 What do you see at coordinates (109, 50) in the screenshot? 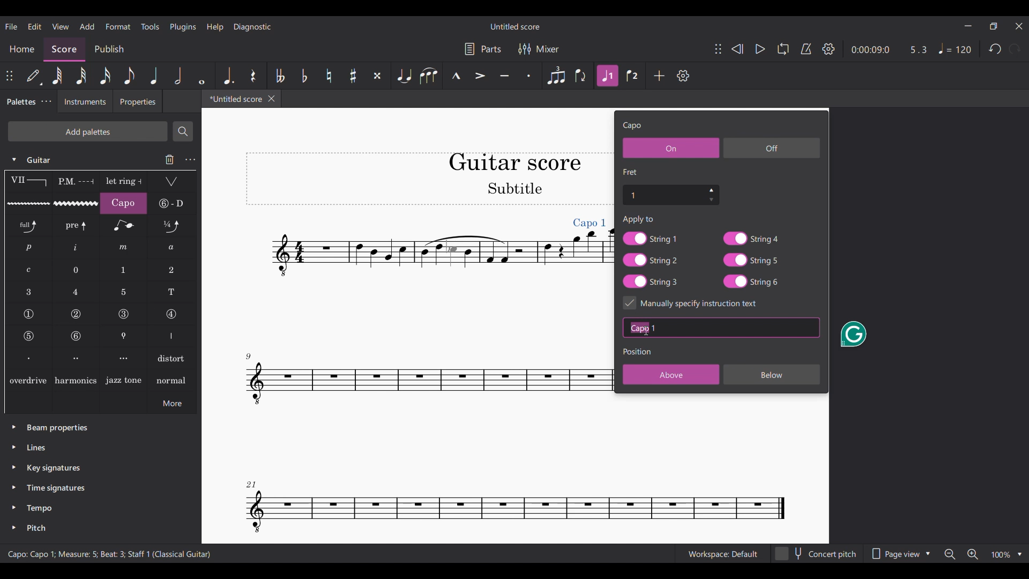
I see `Publish` at bounding box center [109, 50].